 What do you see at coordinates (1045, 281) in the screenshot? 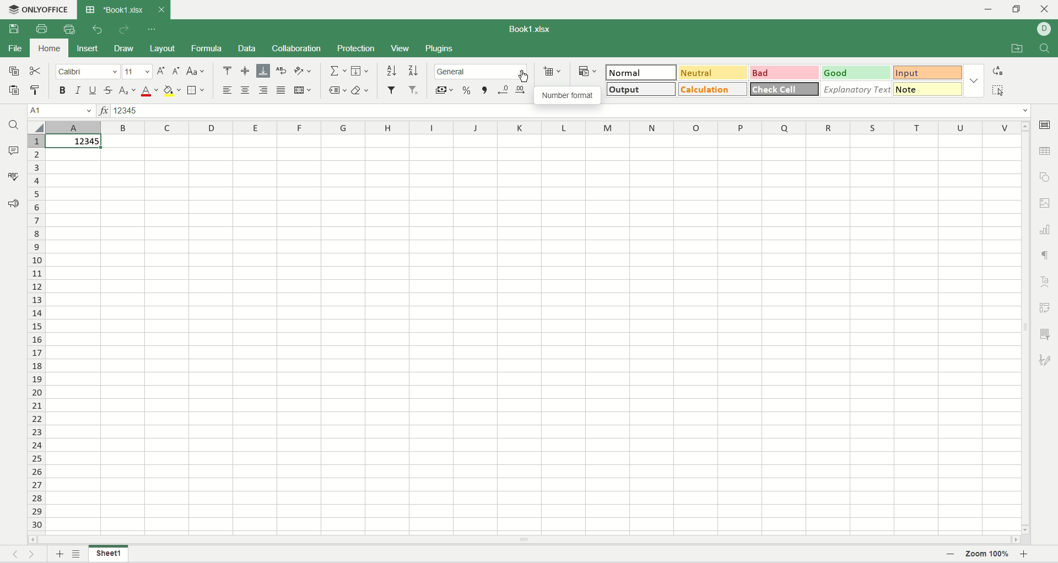
I see `text art settings` at bounding box center [1045, 281].